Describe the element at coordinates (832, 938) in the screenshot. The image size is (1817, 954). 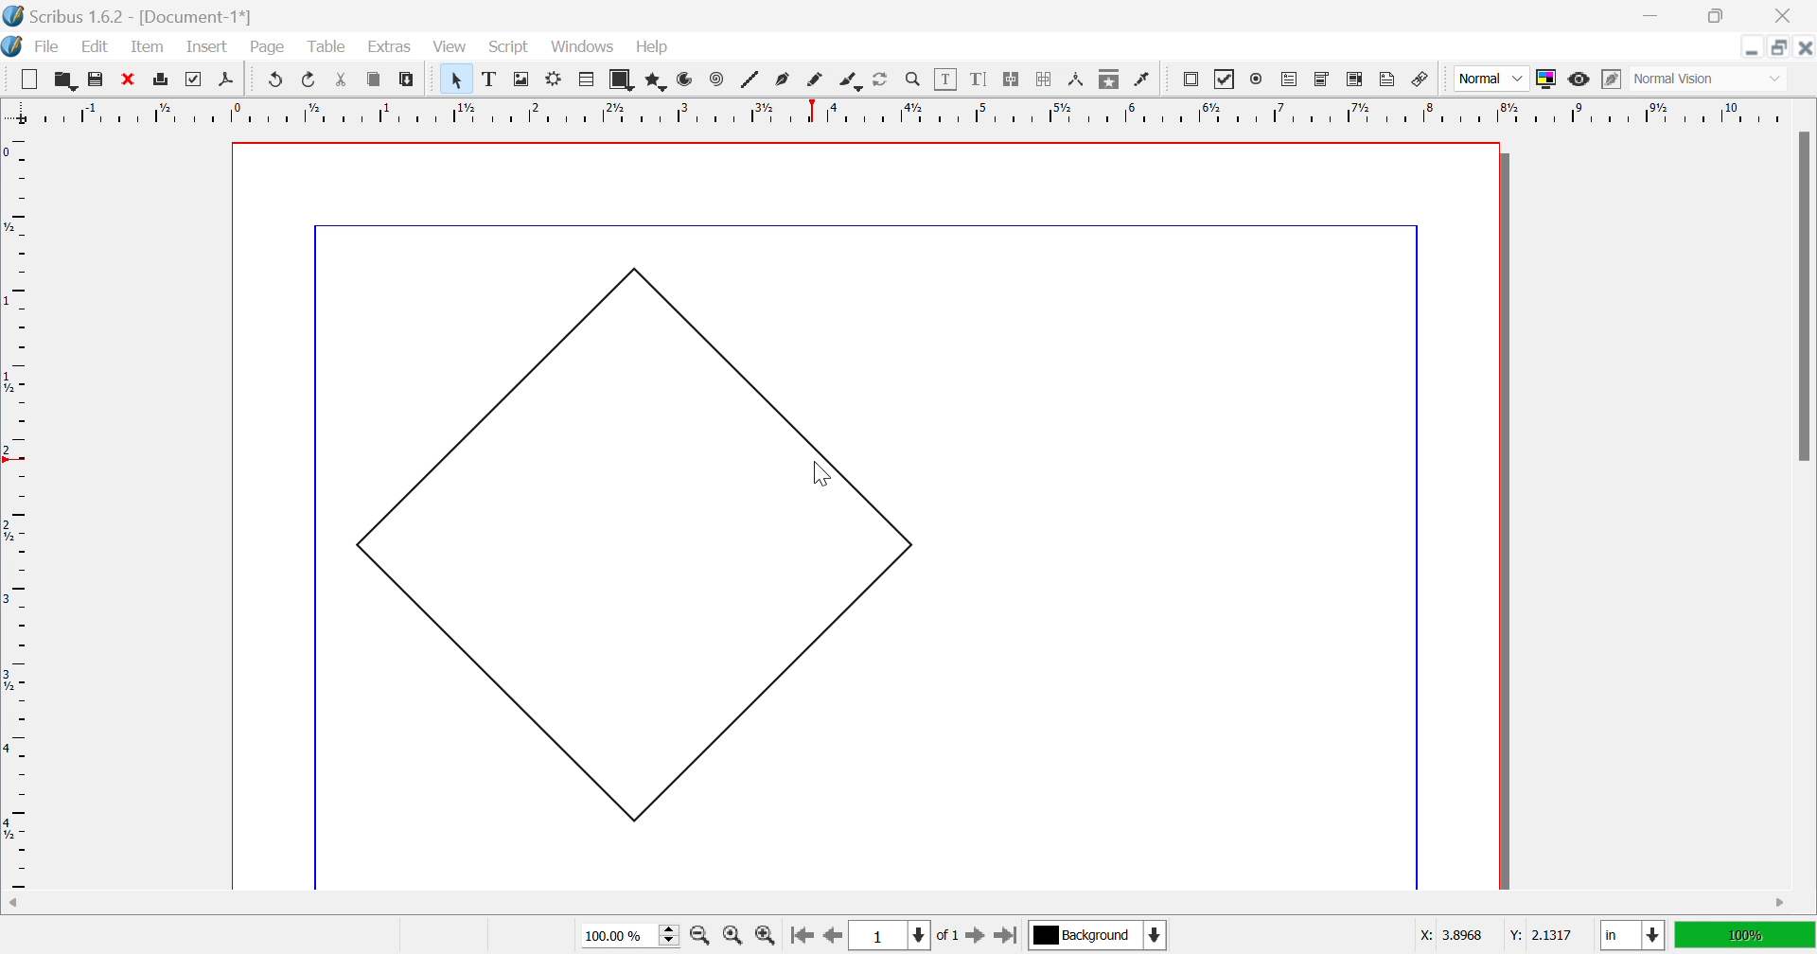
I see `Go to the previous page` at that location.